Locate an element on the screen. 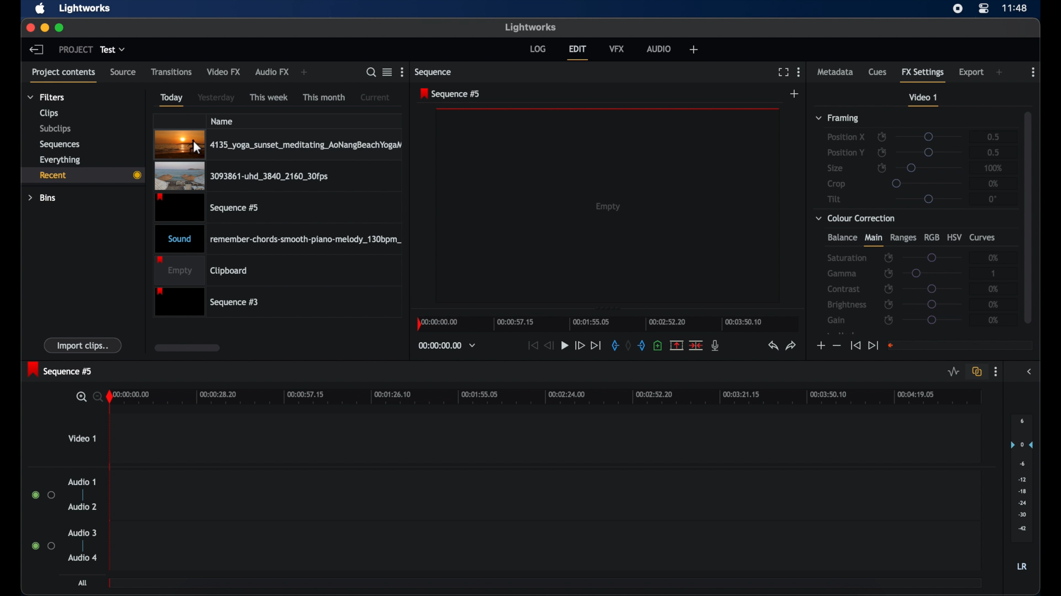  log is located at coordinates (538, 48).